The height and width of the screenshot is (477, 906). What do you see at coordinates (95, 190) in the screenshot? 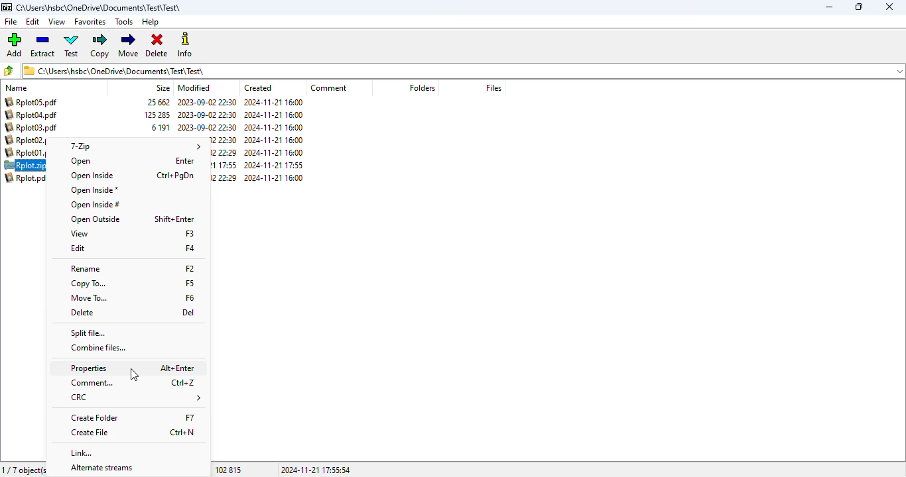
I see `open inside*` at bounding box center [95, 190].